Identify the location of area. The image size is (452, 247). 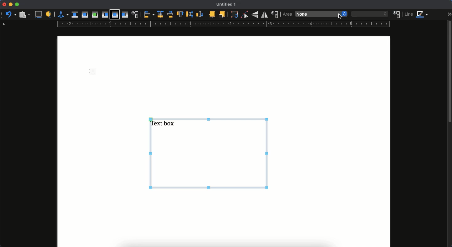
(397, 14).